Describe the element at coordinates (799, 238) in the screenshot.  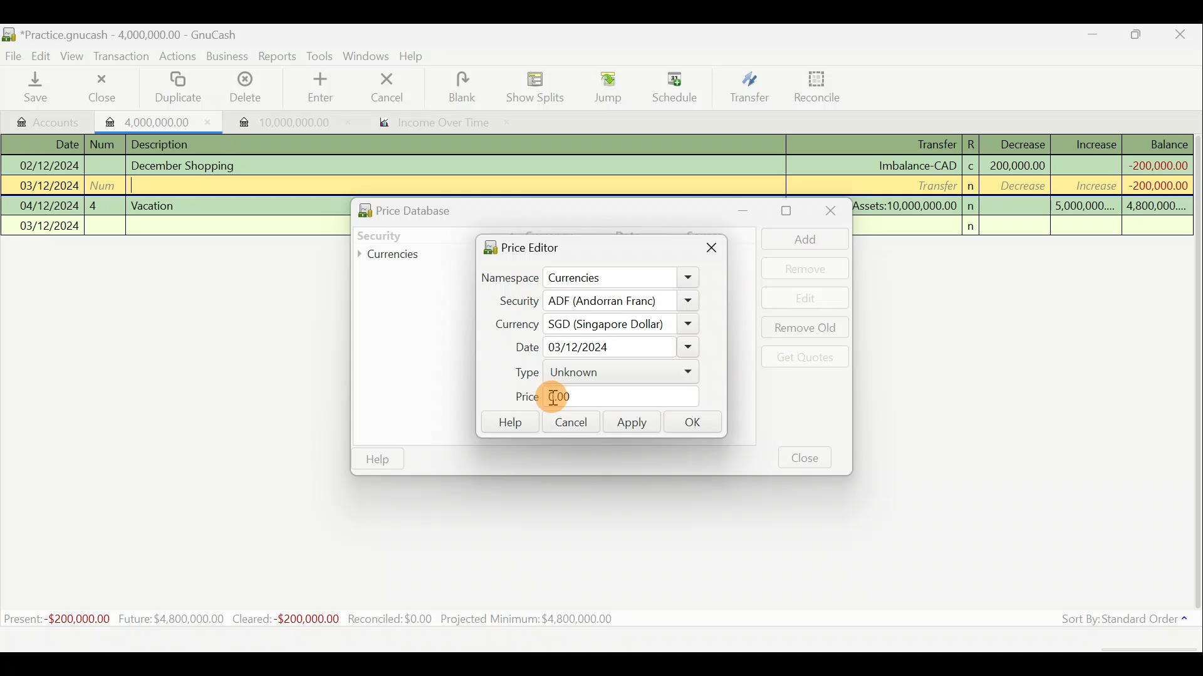
I see `Add` at that location.